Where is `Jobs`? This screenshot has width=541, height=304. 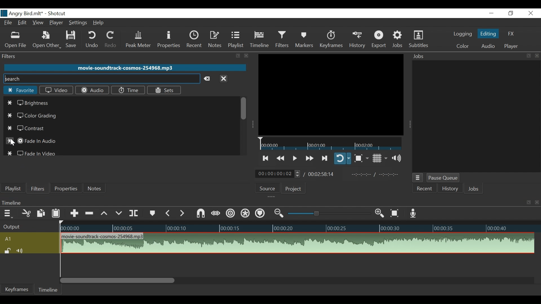
Jobs is located at coordinates (466, 56).